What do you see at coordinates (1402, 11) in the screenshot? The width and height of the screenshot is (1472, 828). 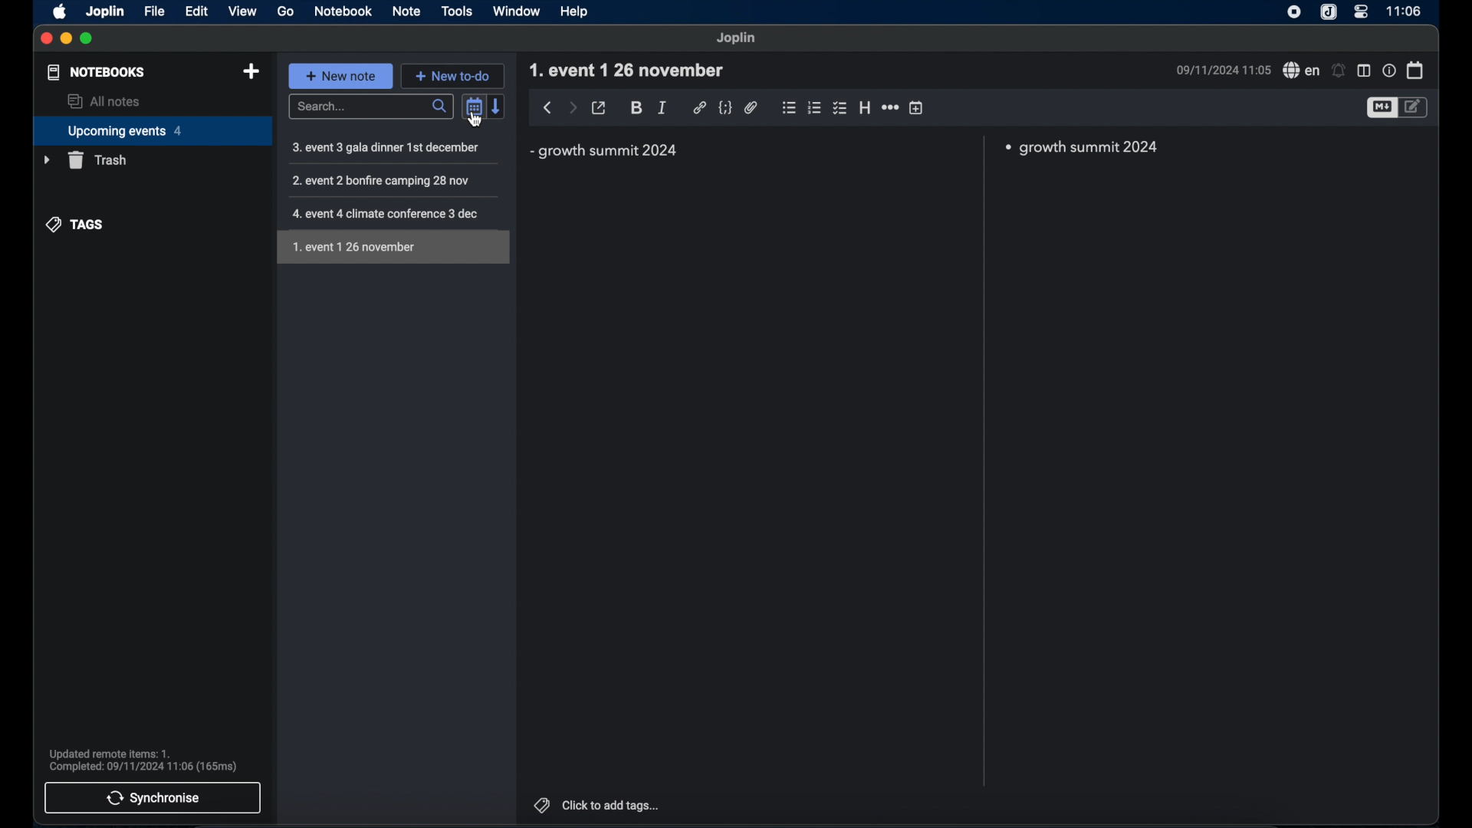 I see `11:06` at bounding box center [1402, 11].